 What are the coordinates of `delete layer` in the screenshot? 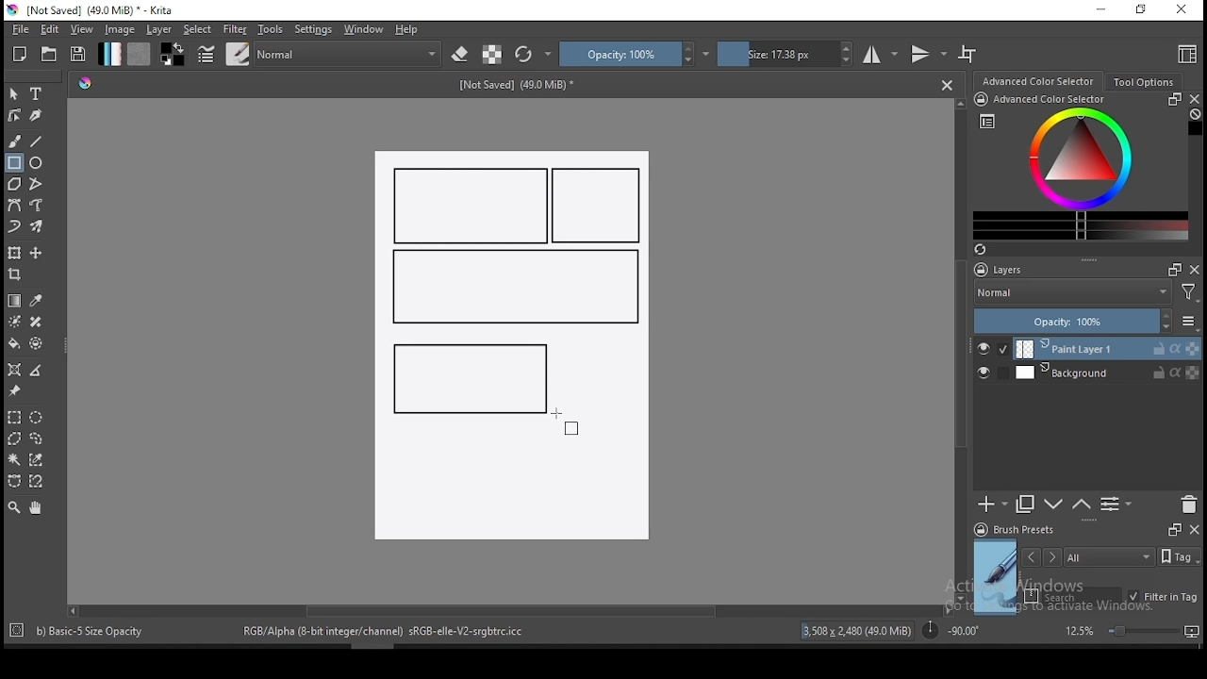 It's located at (1188, 505).